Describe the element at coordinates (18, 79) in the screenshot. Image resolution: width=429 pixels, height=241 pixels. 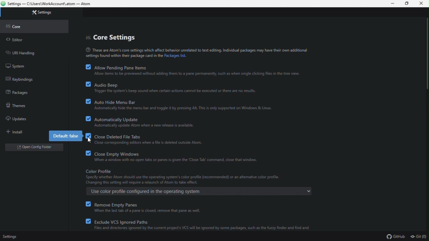
I see `keybinding` at that location.